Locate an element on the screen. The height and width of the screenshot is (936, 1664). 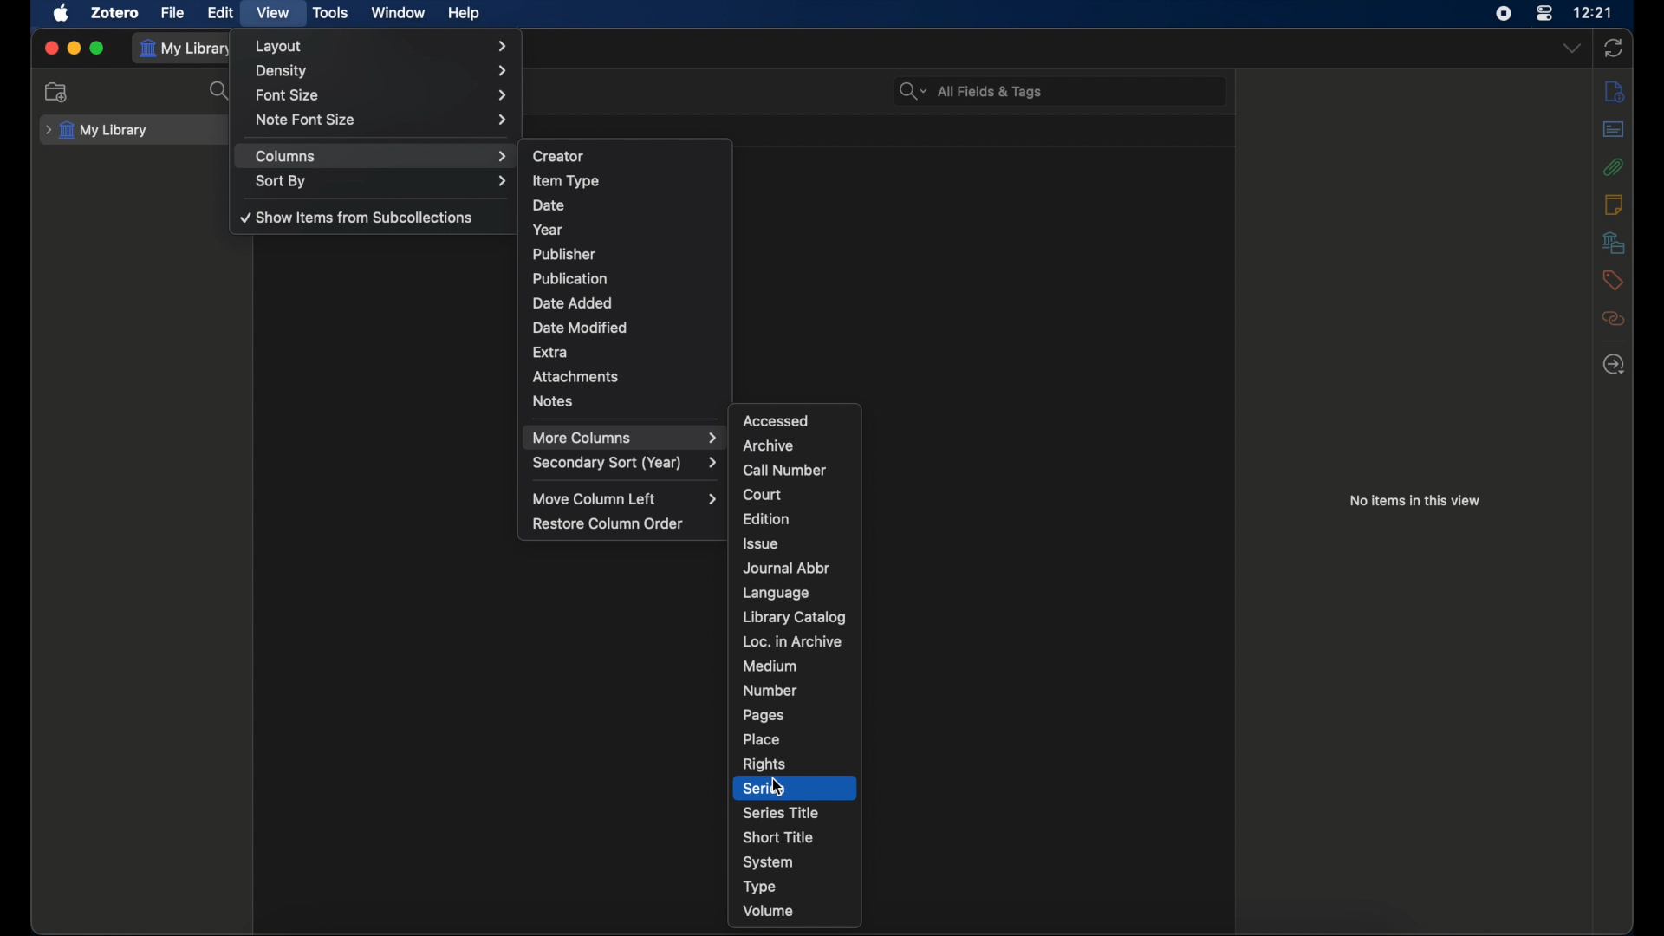
attachments is located at coordinates (575, 376).